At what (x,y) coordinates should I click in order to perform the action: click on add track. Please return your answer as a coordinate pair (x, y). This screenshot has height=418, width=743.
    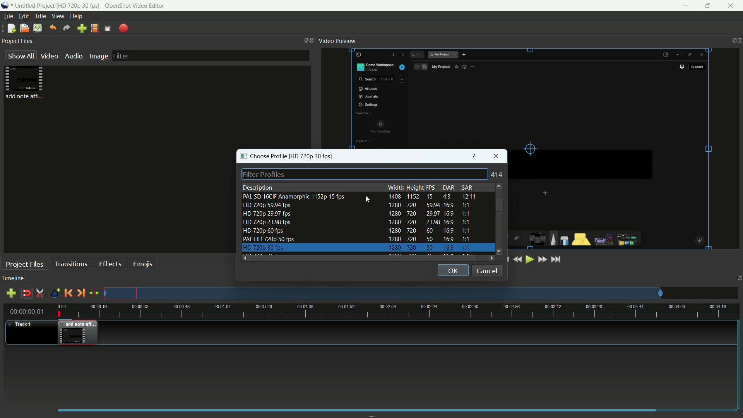
    Looking at the image, I should click on (11, 293).